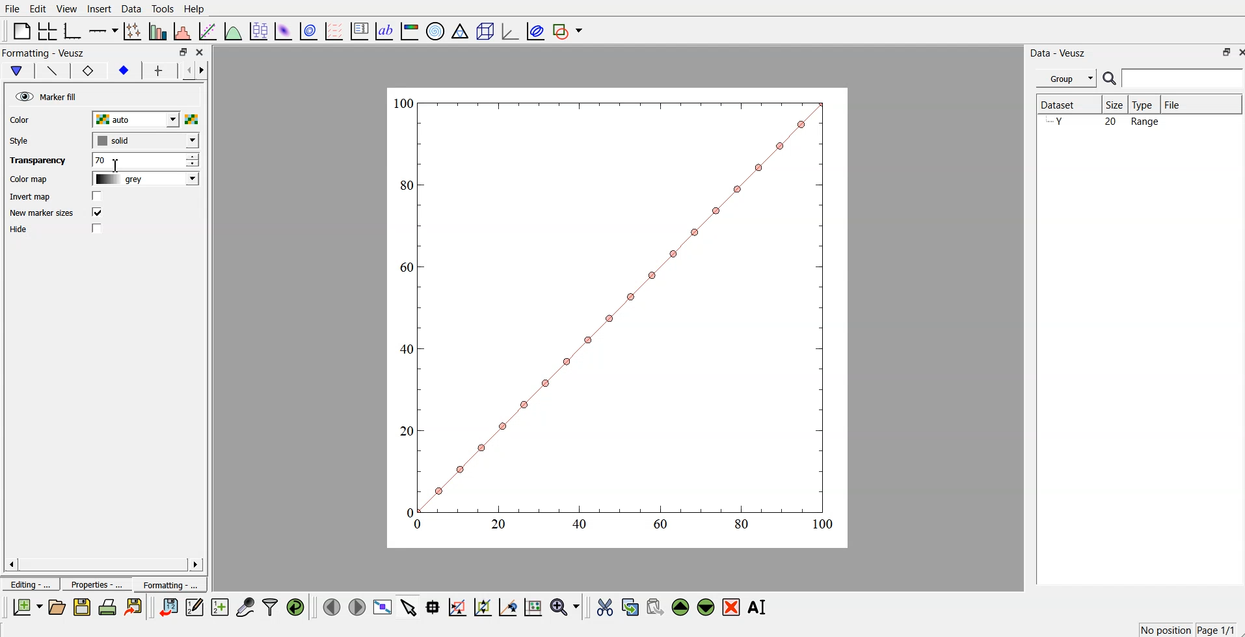 The image size is (1245, 637). Describe the element at coordinates (330, 606) in the screenshot. I see `Move to previous page` at that location.